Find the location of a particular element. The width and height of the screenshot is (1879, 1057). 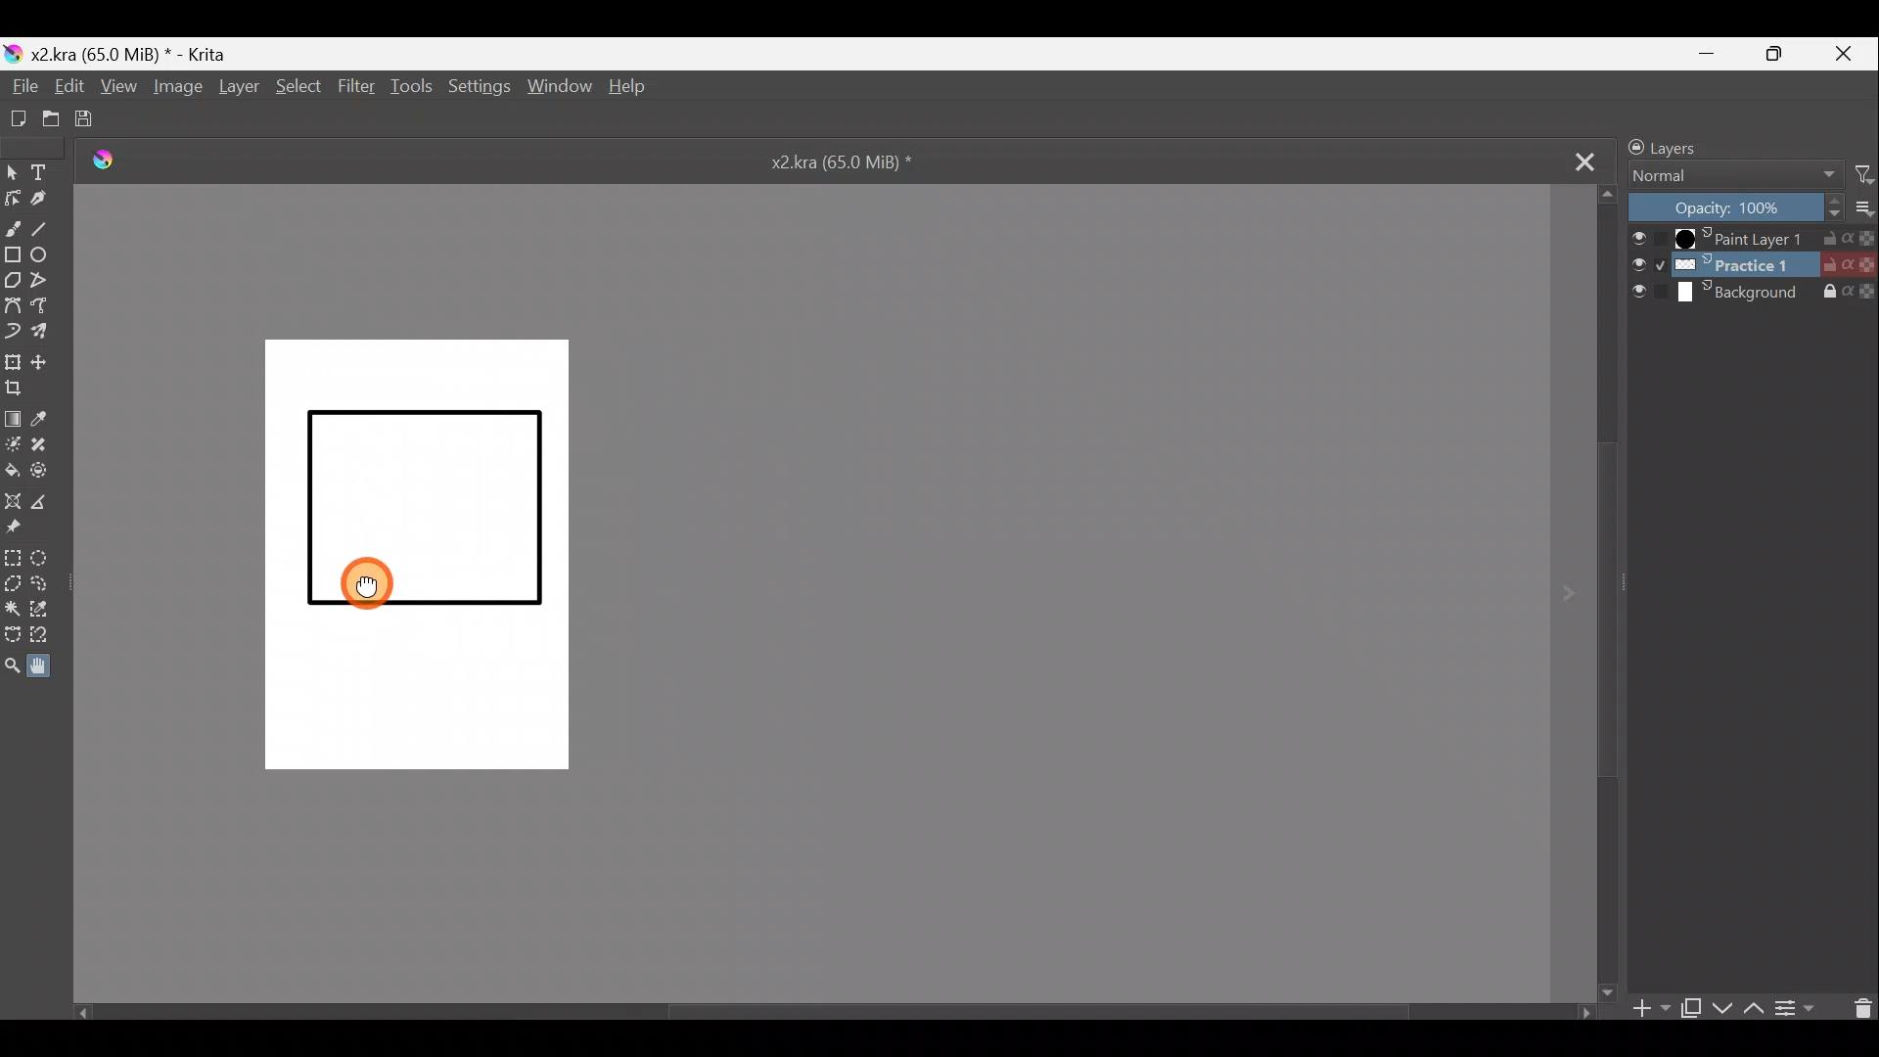

Reference images tool is located at coordinates (23, 528).